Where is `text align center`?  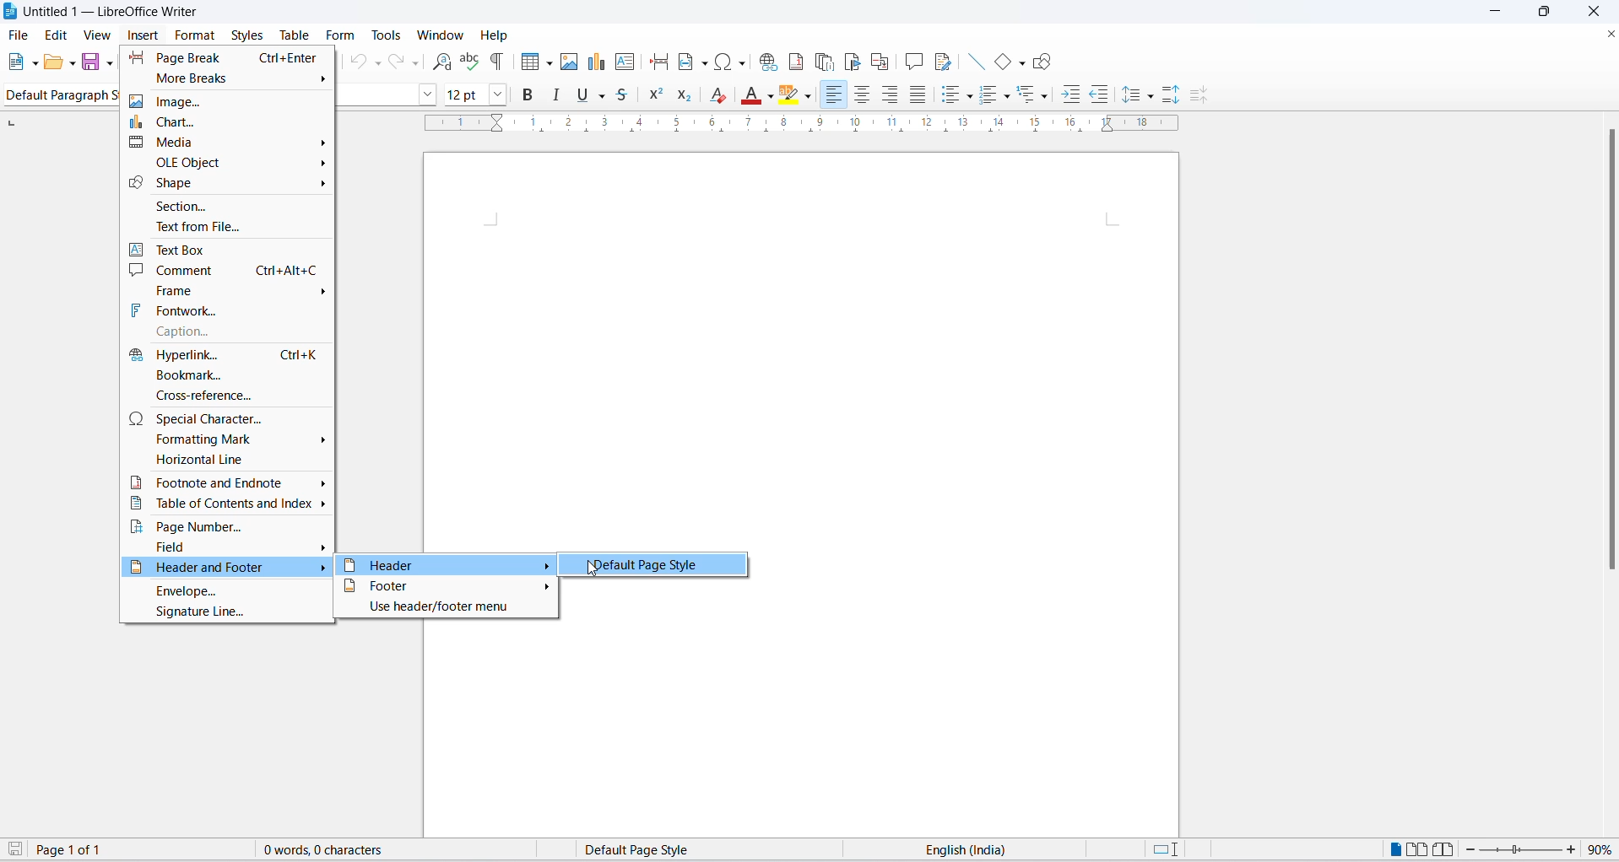 text align center is located at coordinates (891, 94).